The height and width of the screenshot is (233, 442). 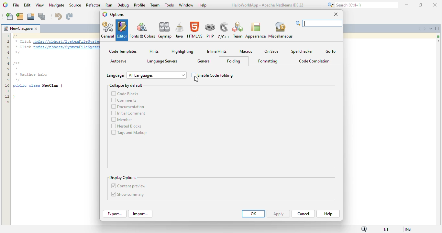 I want to click on highlighting, so click(x=182, y=51).